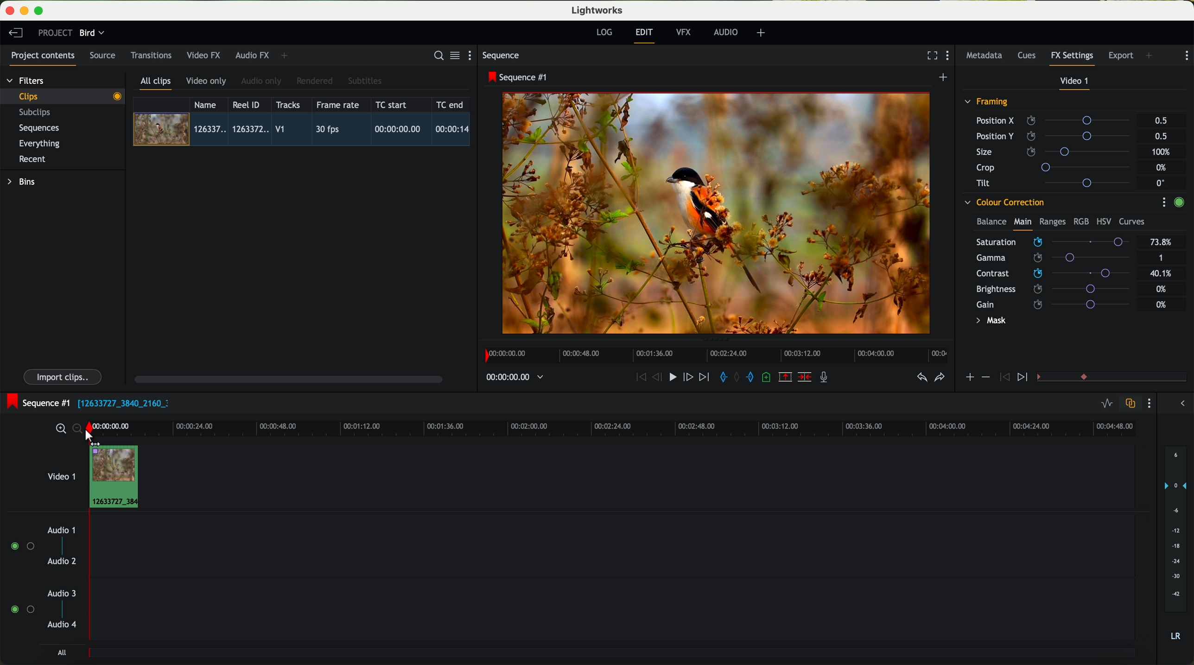 The width and height of the screenshot is (1194, 665). Describe the element at coordinates (950, 57) in the screenshot. I see `show settings menu` at that location.